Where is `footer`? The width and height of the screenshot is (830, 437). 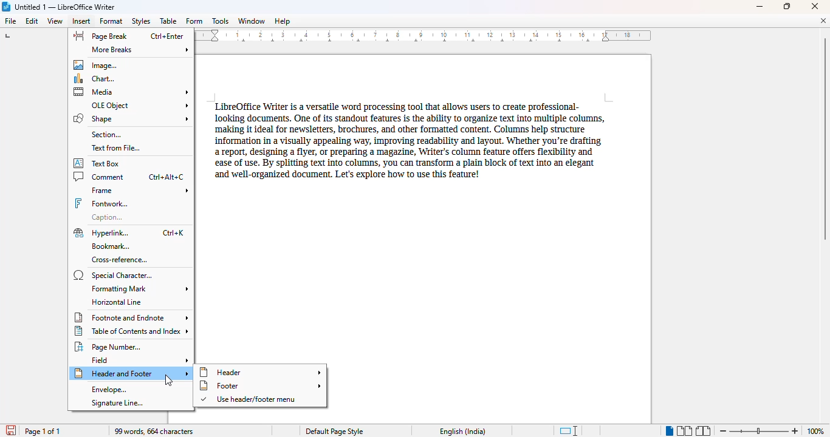 footer is located at coordinates (260, 386).